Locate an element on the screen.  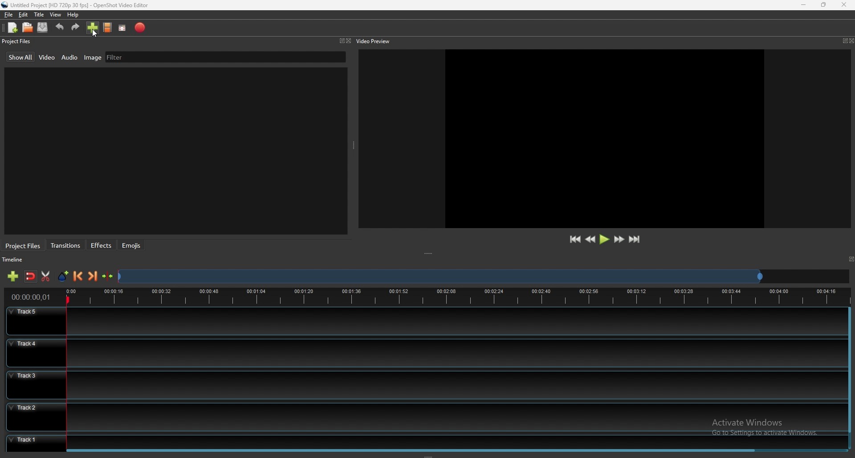
minimize is located at coordinates (805, 5).